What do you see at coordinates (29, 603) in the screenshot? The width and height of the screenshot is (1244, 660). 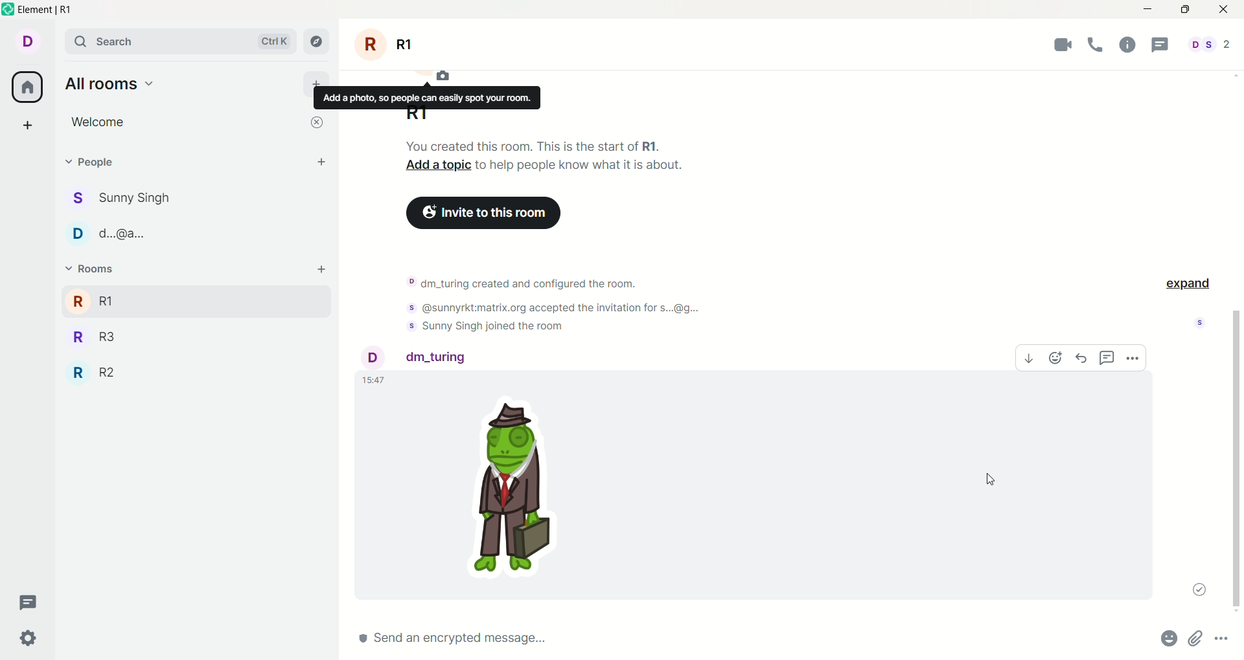 I see `threads` at bounding box center [29, 603].